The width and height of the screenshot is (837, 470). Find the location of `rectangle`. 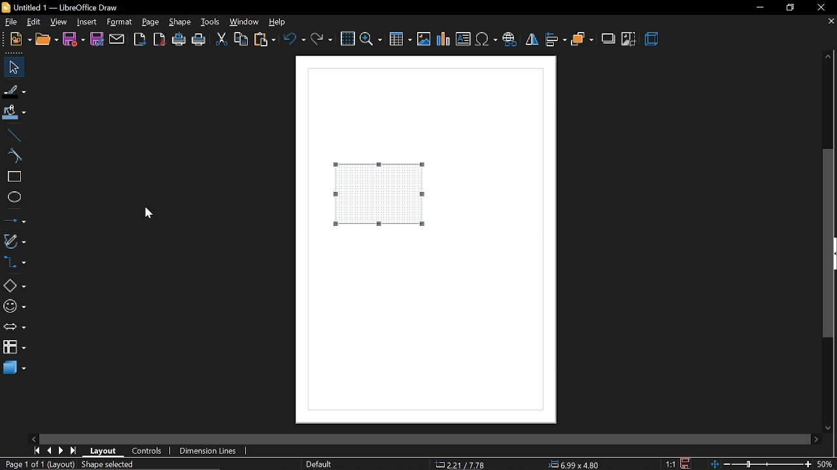

rectangle is located at coordinates (12, 176).